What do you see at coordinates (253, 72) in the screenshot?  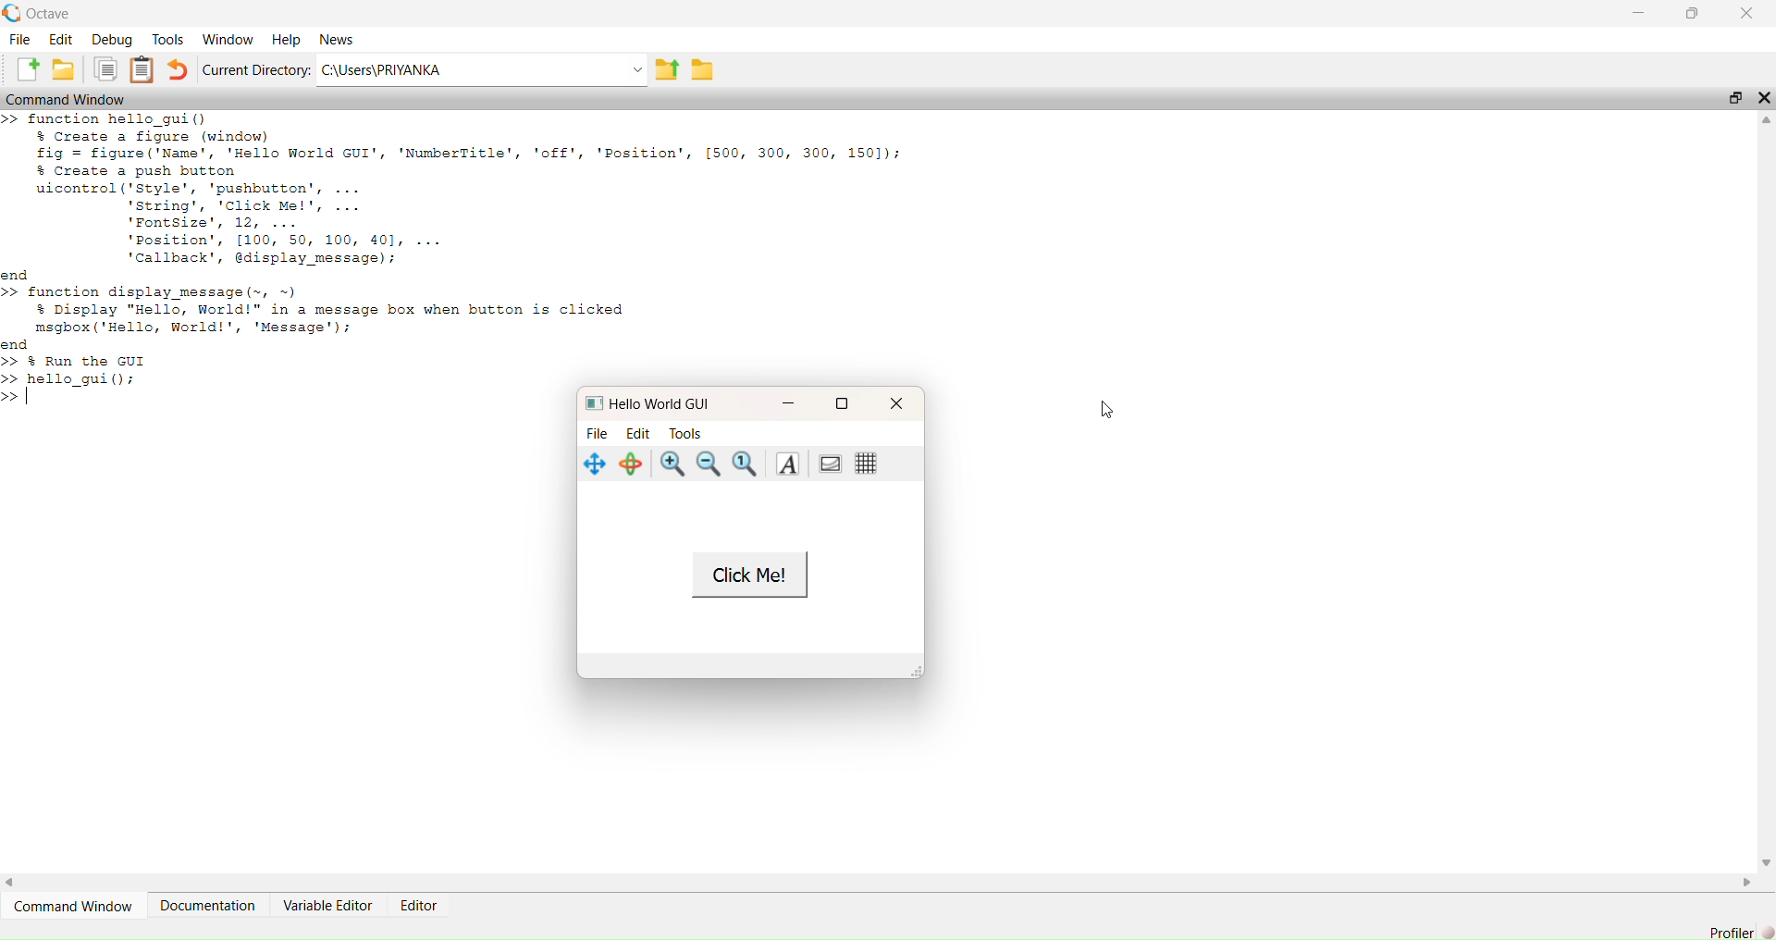 I see `‘Current Directory:` at bounding box center [253, 72].